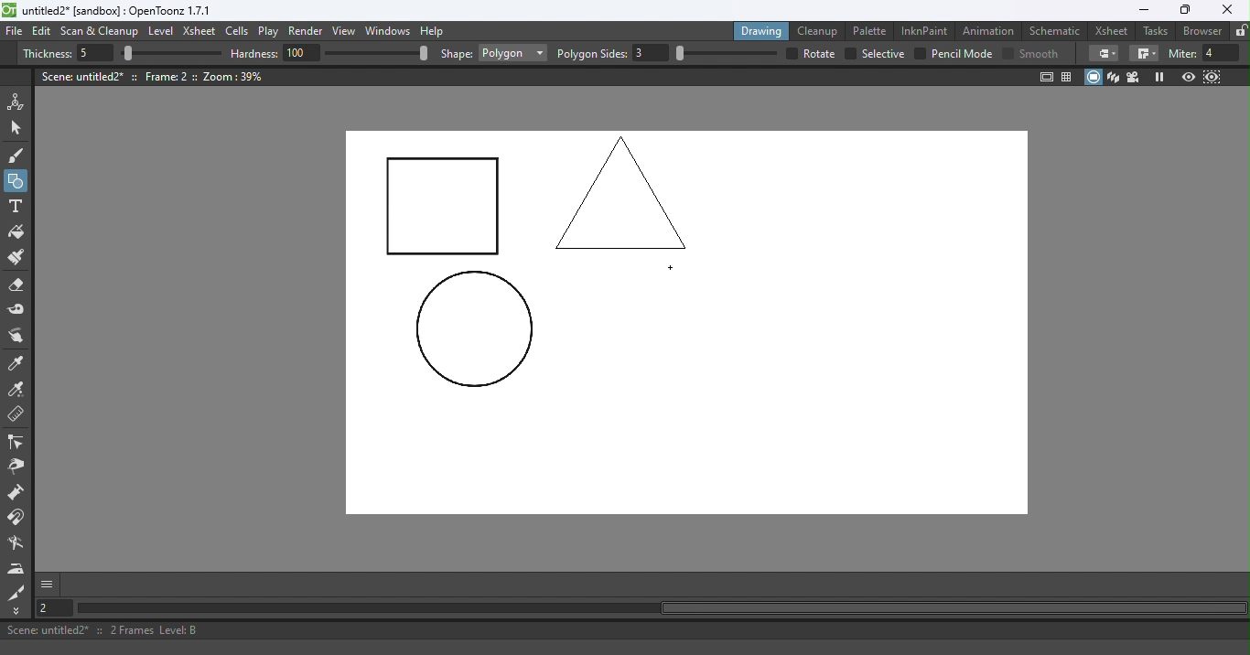  I want to click on Thickness, so click(47, 54).